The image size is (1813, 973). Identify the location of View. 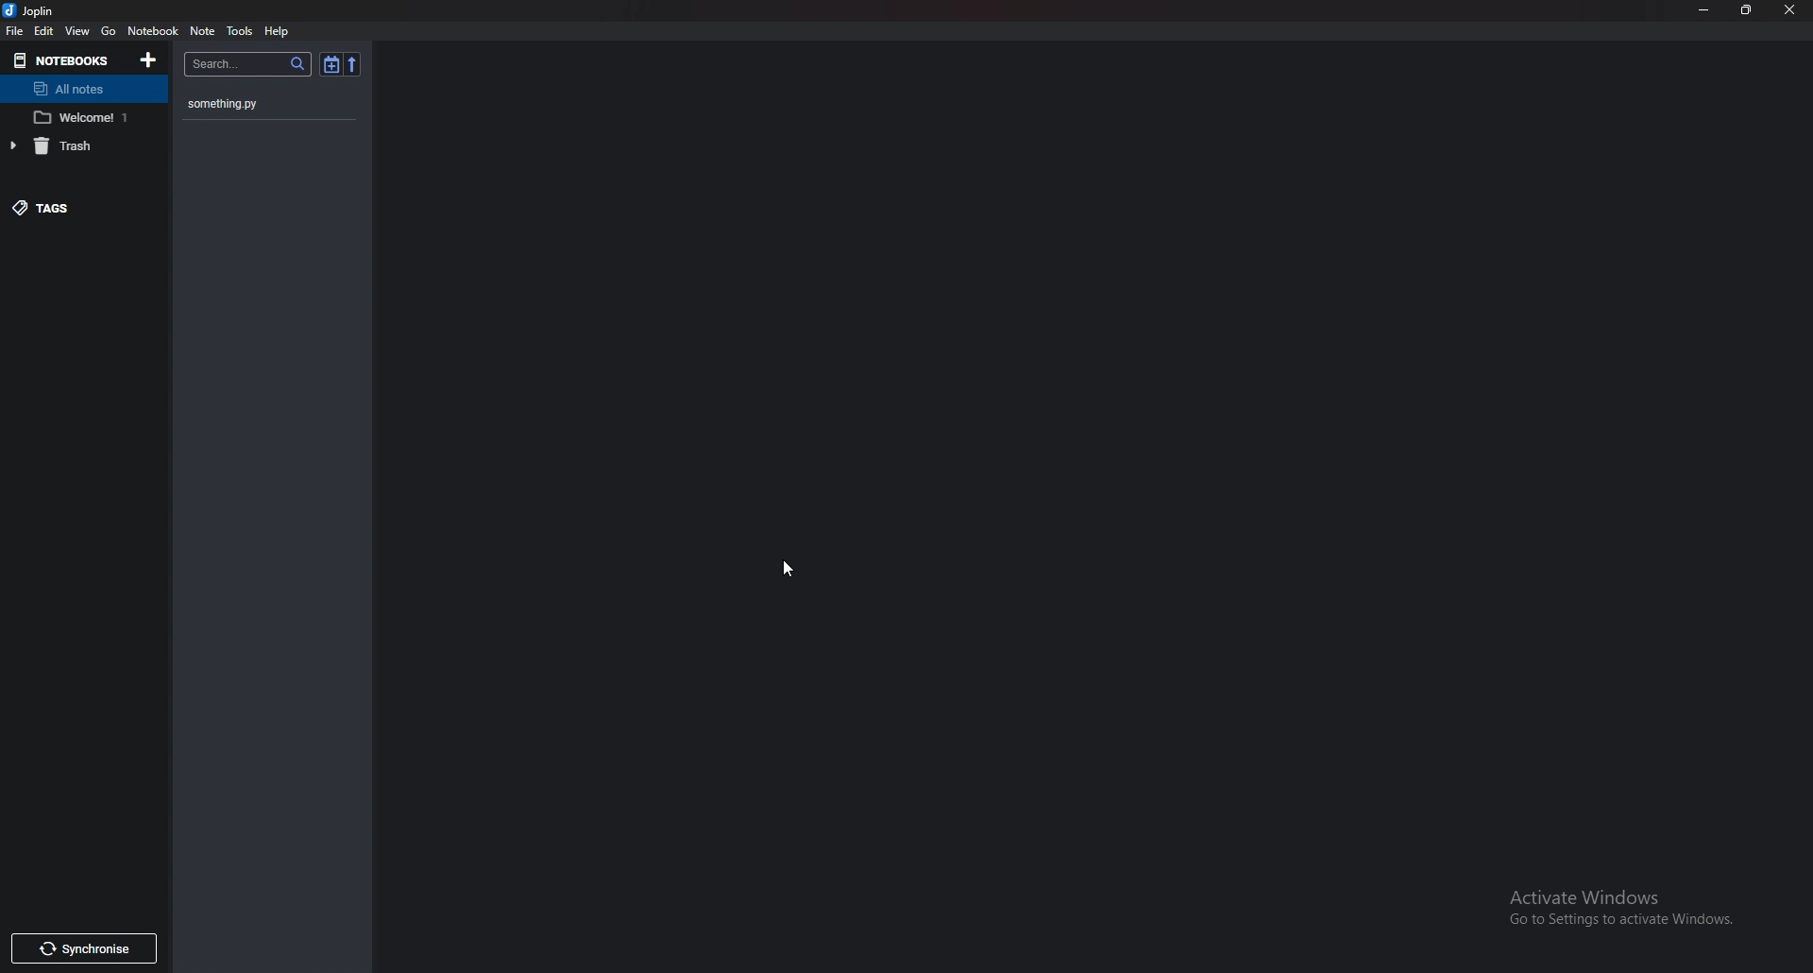
(79, 32).